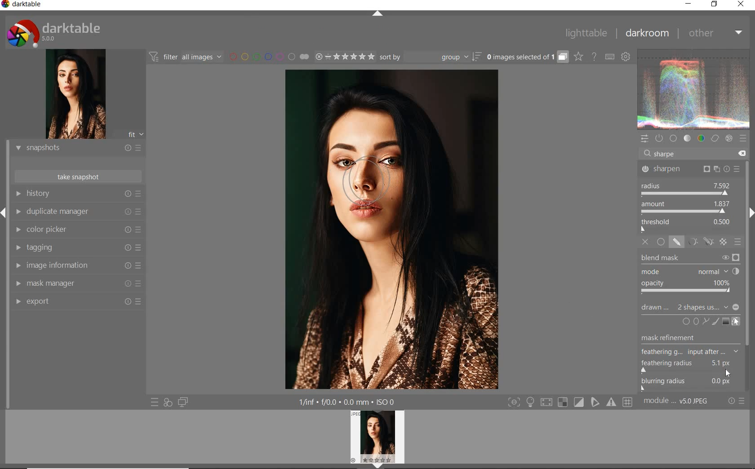 This screenshot has height=469, width=755. Describe the element at coordinates (646, 242) in the screenshot. I see `OFF` at that location.